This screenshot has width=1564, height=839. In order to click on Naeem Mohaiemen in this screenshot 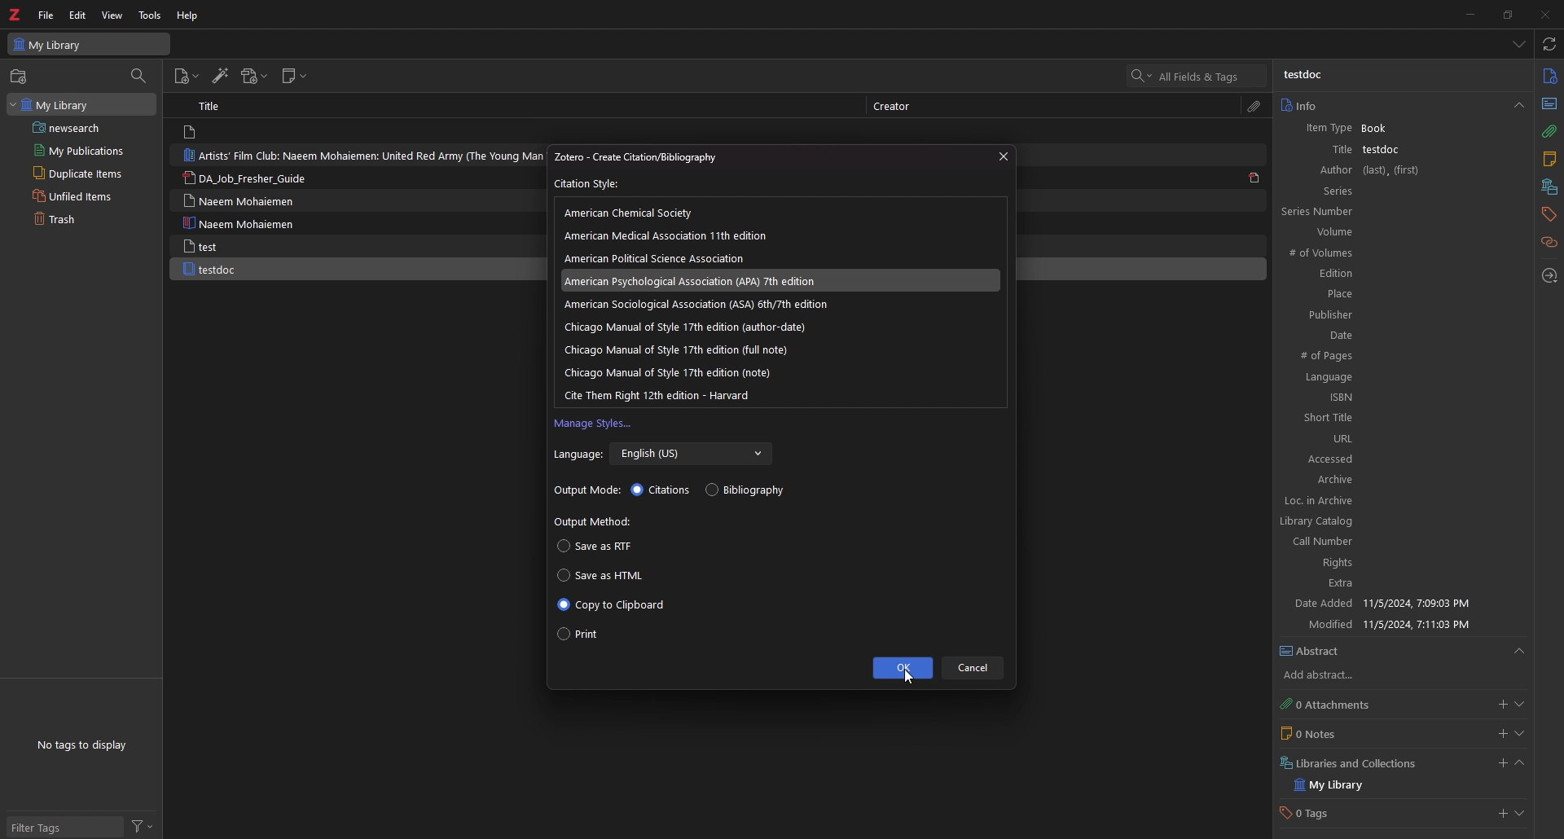, I will do `click(244, 223)`.